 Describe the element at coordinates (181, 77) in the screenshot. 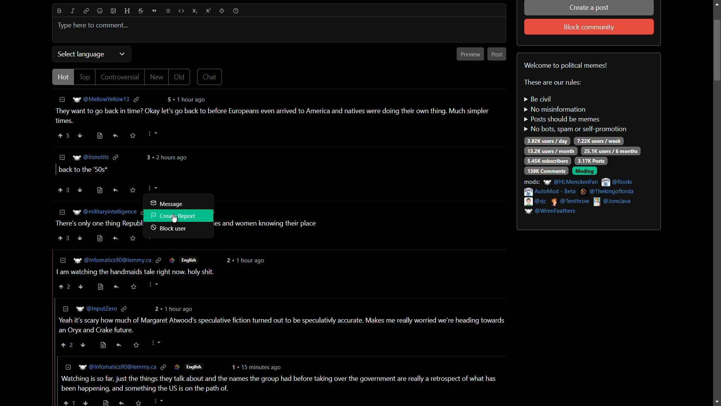

I see `old` at that location.